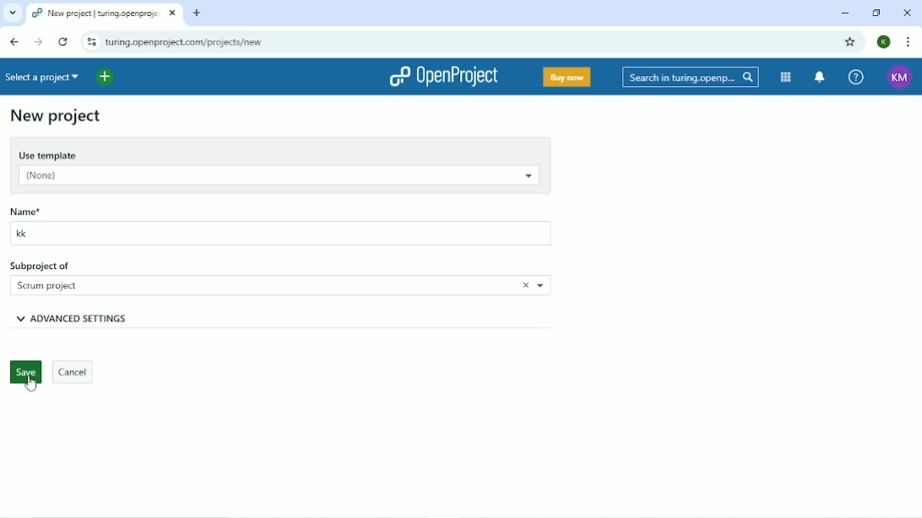 This screenshot has height=518, width=922. Describe the element at coordinates (885, 42) in the screenshot. I see `K` at that location.